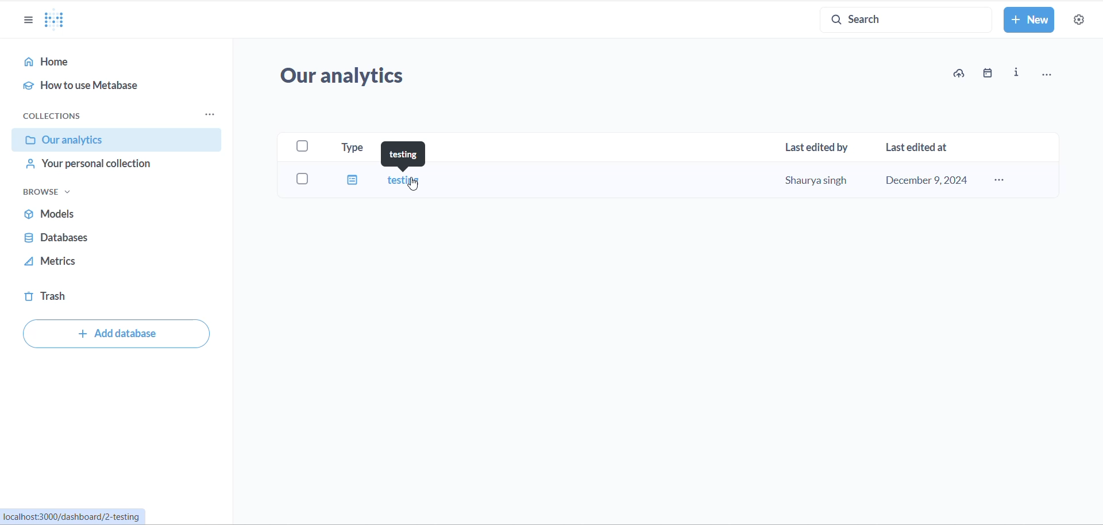 This screenshot has width=1103, height=525. What do you see at coordinates (108, 238) in the screenshot?
I see `databases` at bounding box center [108, 238].